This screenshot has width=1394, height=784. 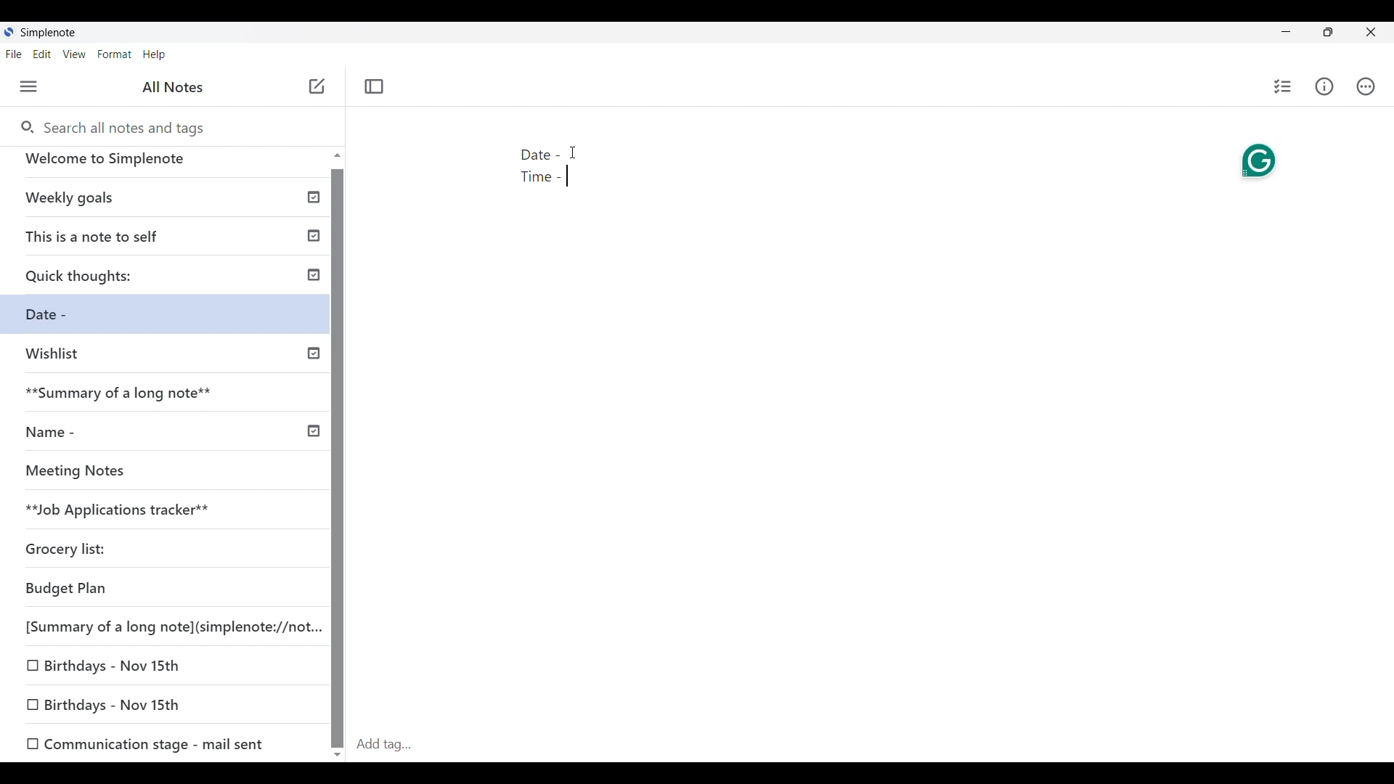 What do you see at coordinates (171, 399) in the screenshot?
I see `Published note, indicated by check icon` at bounding box center [171, 399].